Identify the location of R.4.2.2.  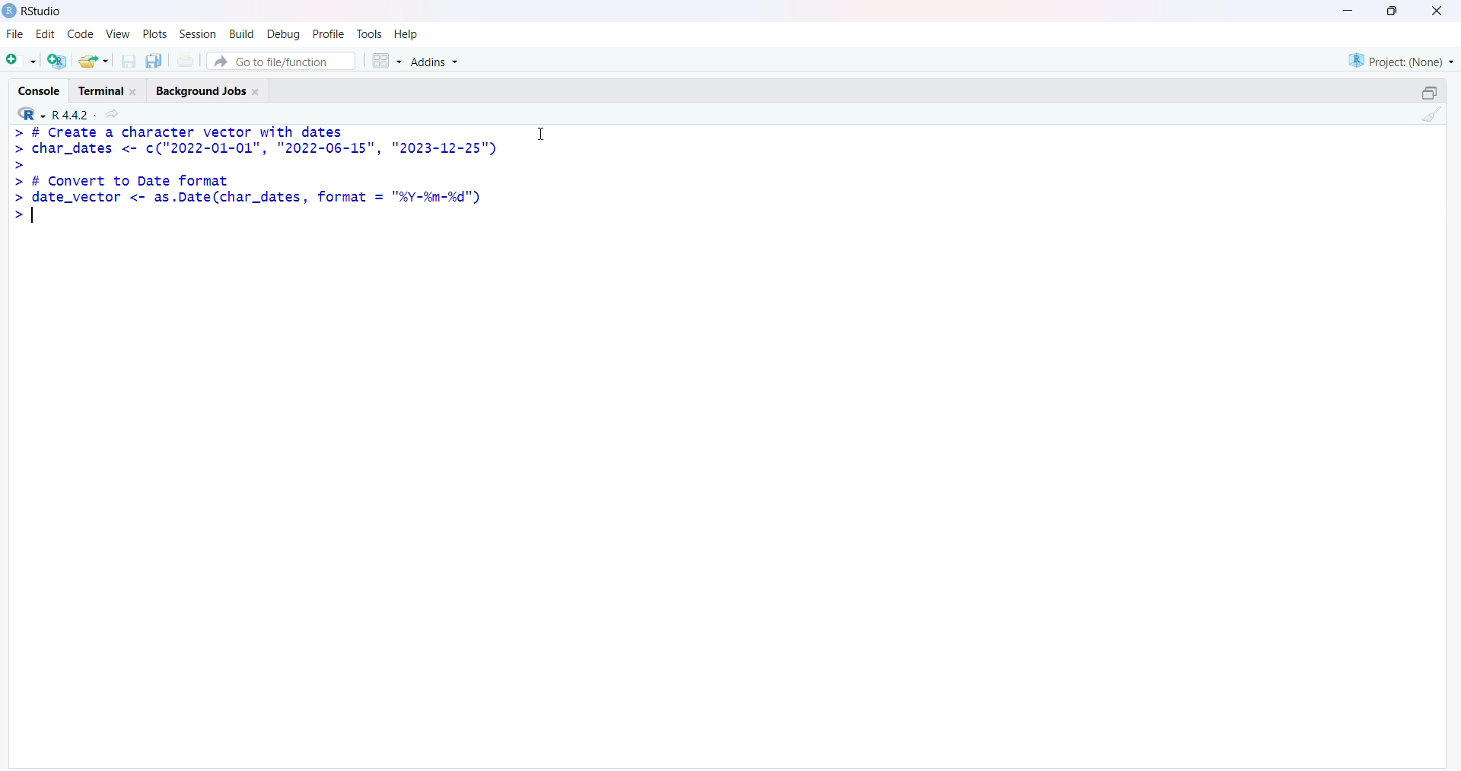
(68, 113).